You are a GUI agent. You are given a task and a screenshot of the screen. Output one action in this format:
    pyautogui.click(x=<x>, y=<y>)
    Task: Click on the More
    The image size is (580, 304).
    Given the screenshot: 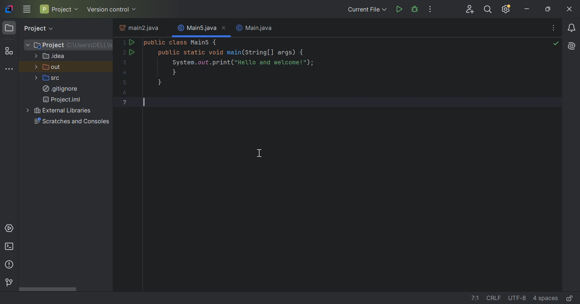 What is the action you would take?
    pyautogui.click(x=27, y=44)
    